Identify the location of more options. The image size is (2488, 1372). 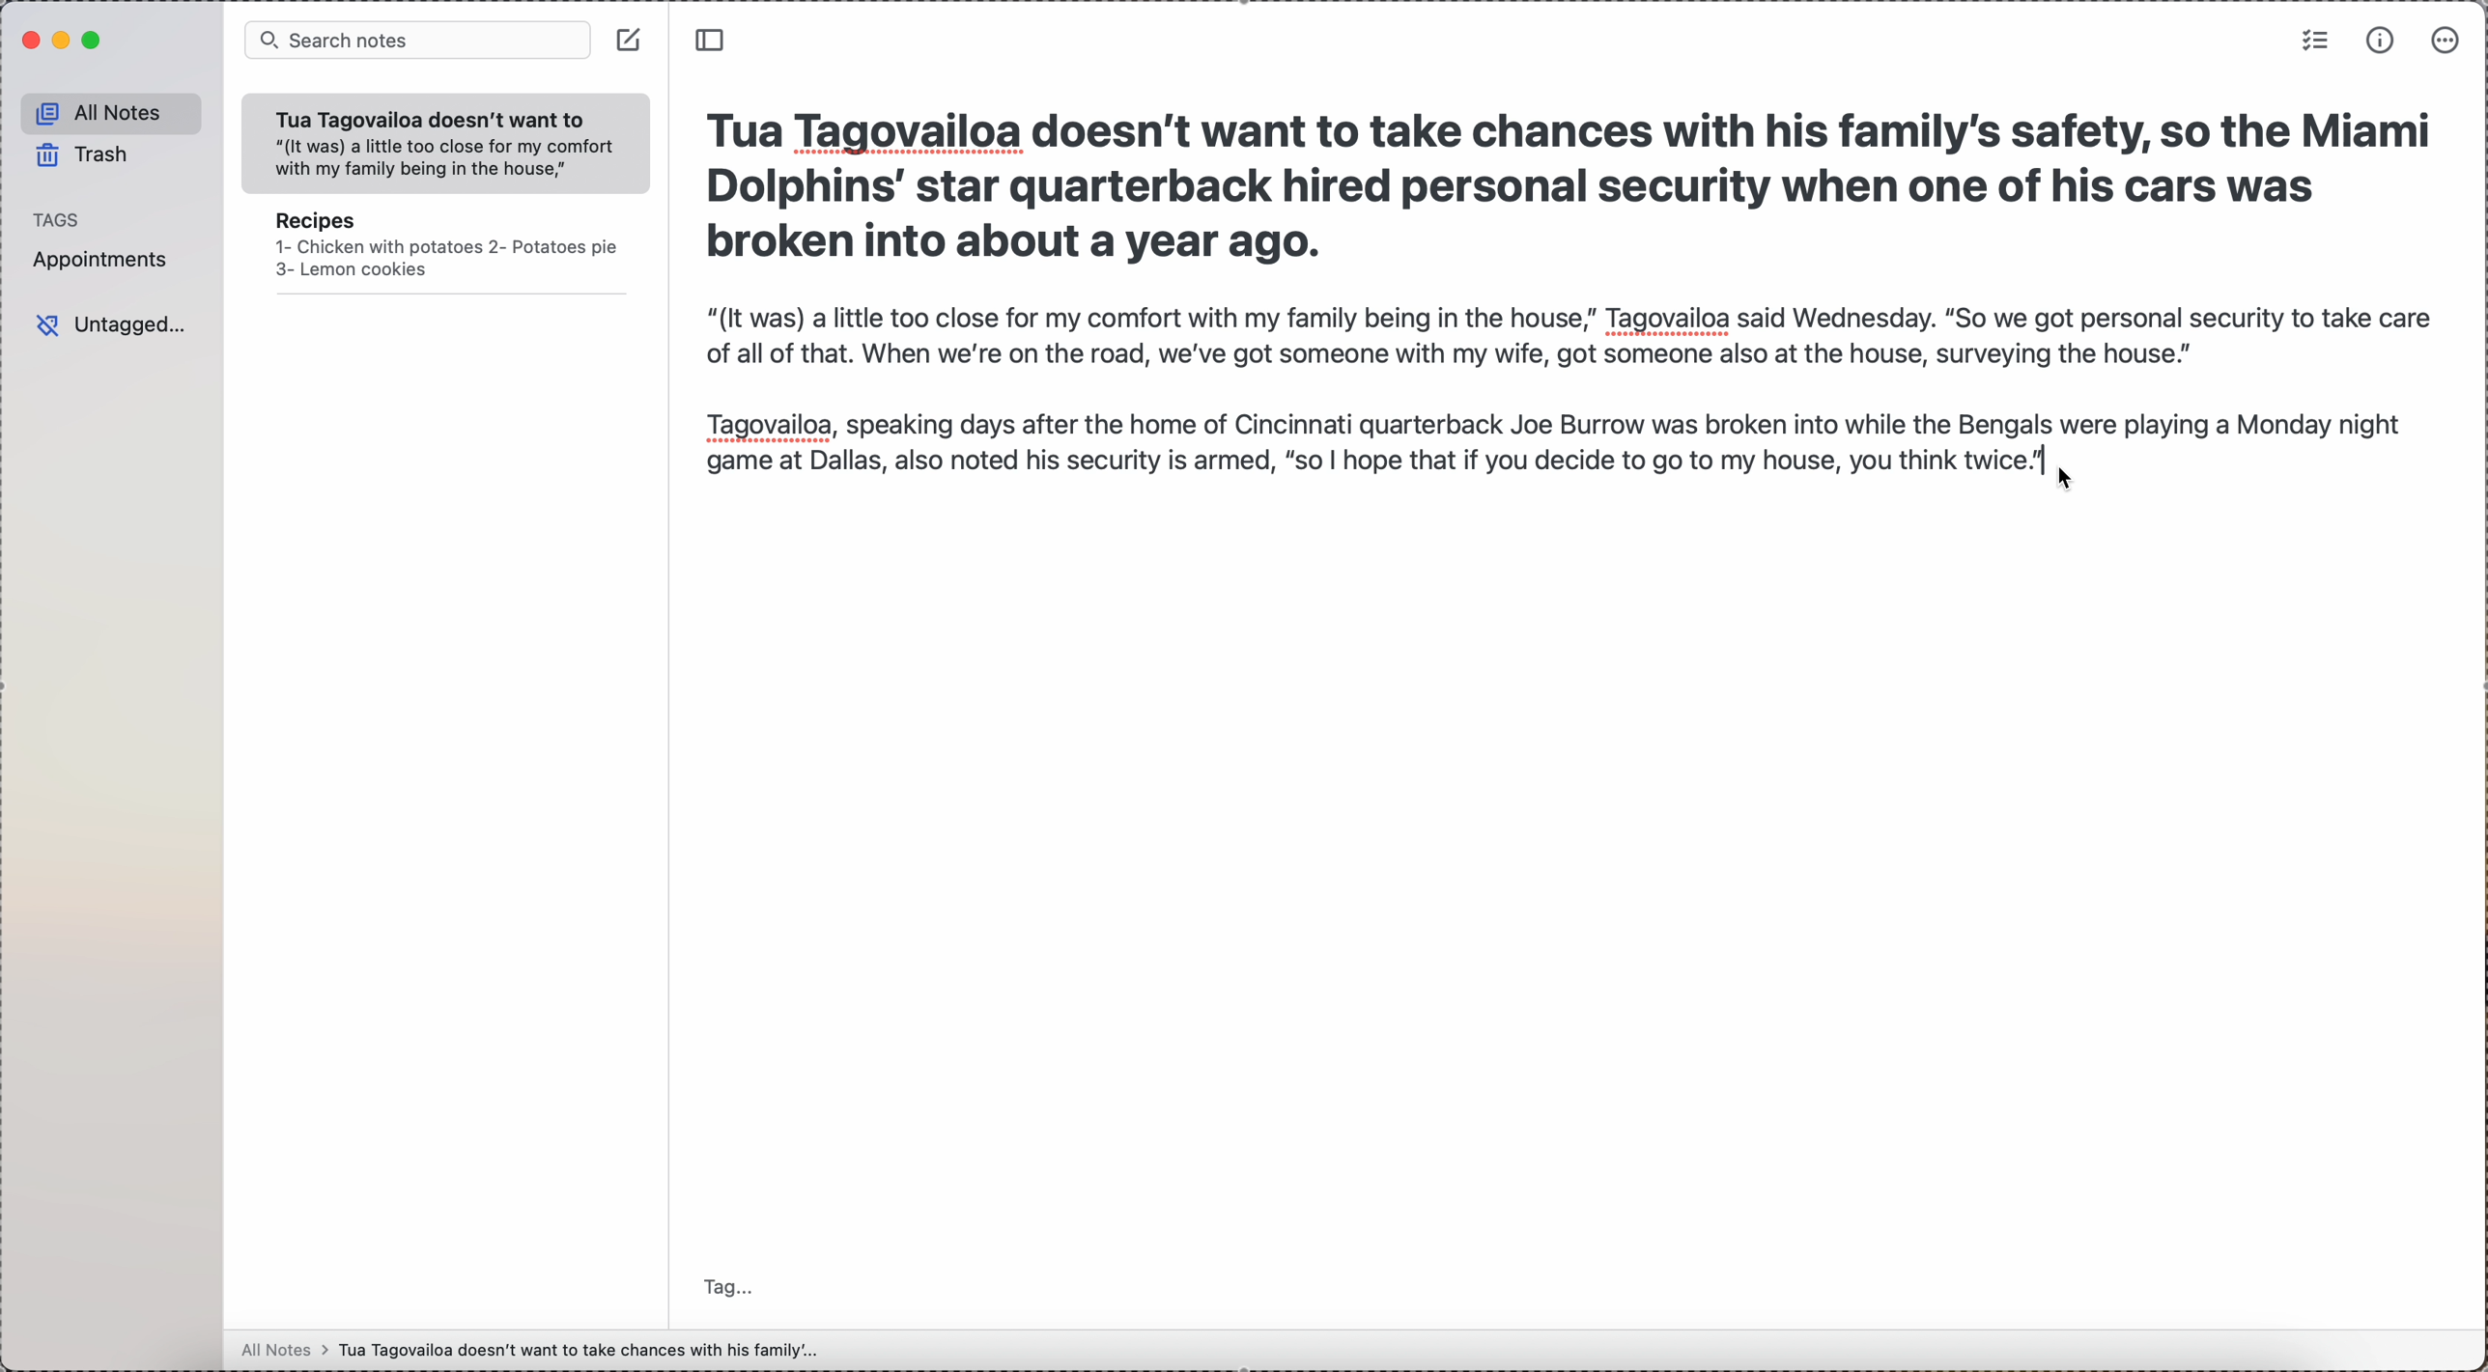
(2446, 42).